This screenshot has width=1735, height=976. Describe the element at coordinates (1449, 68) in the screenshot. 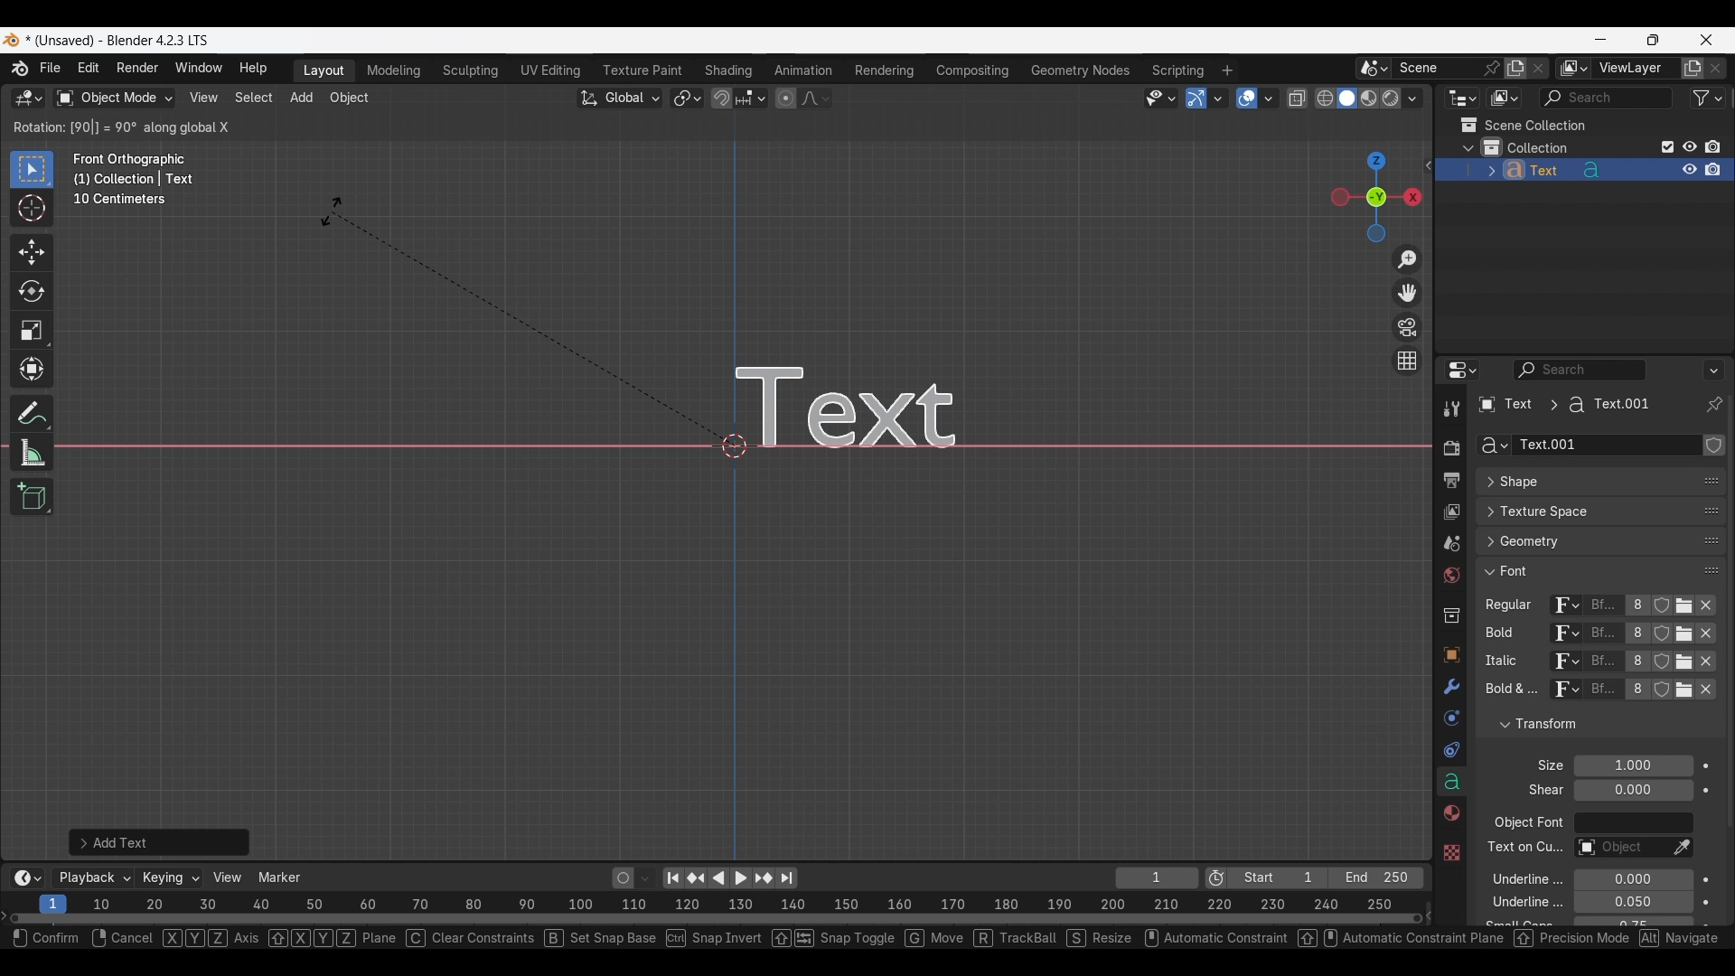

I see `Pin scene to workspace` at that location.